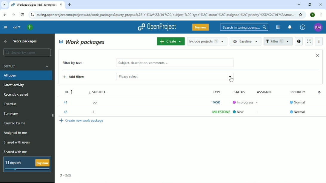 The height and width of the screenshot is (183, 326). I want to click on subject, description, comments, so click(175, 63).